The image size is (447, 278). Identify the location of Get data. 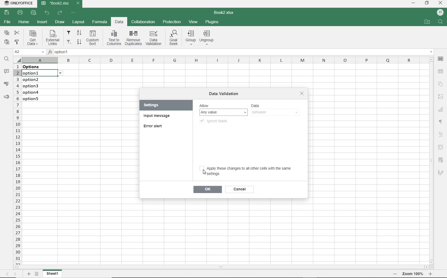
(32, 38).